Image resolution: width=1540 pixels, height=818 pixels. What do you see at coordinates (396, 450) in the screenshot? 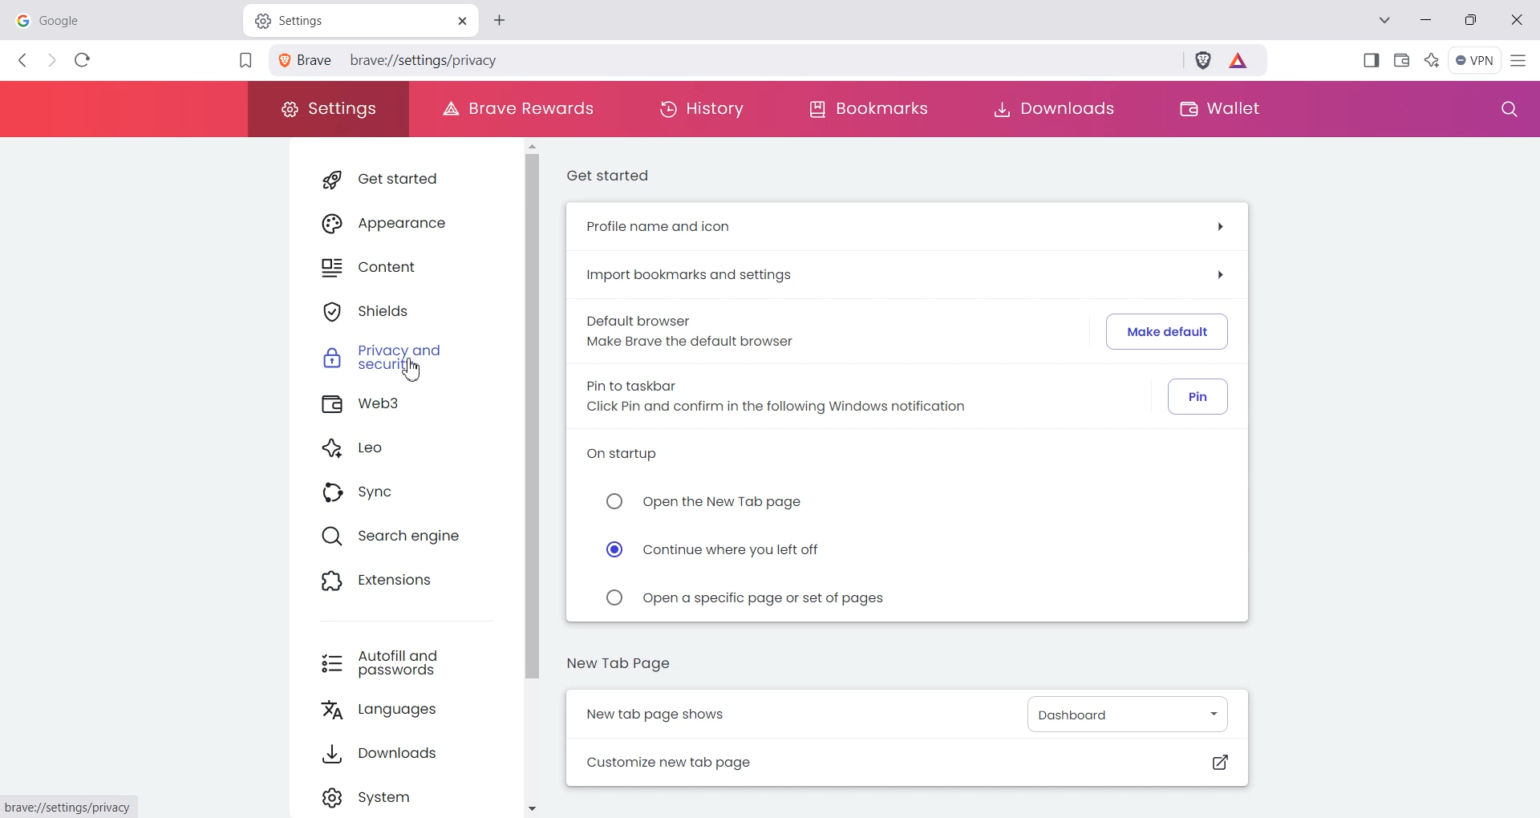
I see `Leo` at bounding box center [396, 450].